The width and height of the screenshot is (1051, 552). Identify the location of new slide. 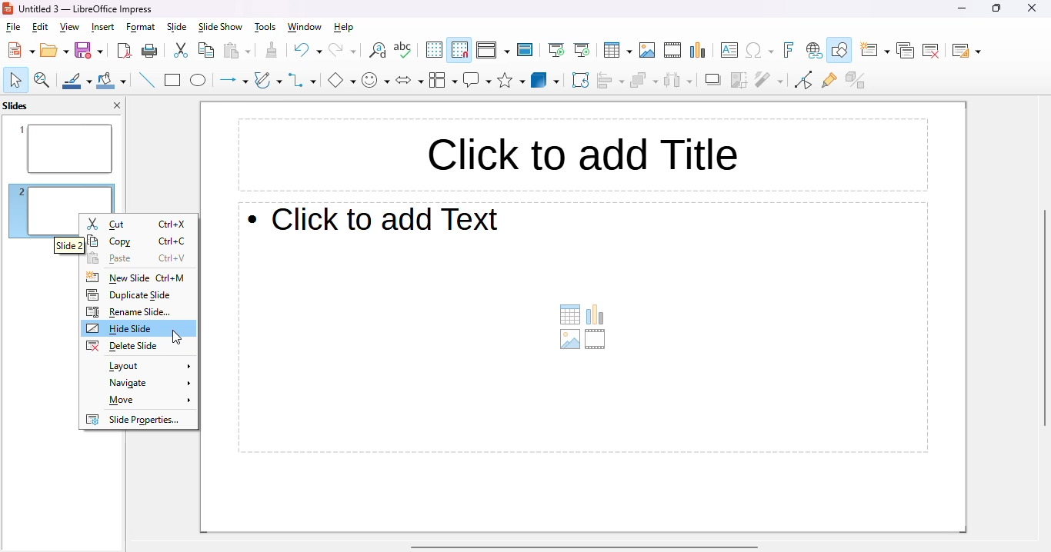
(118, 278).